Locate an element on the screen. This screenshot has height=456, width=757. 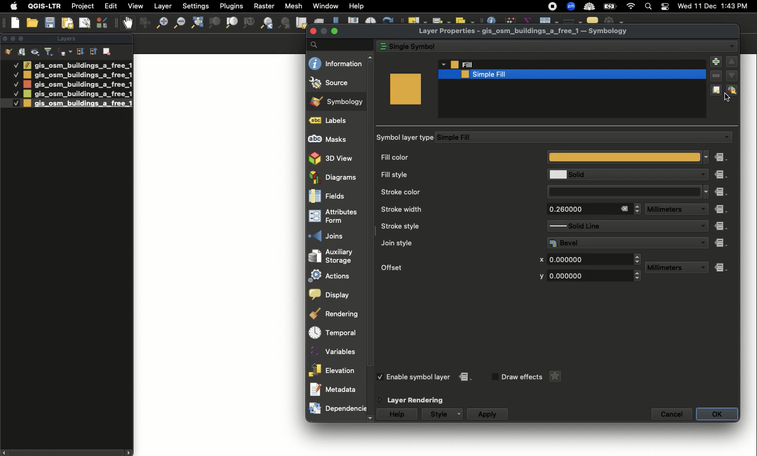
Zoom to layer is located at coordinates (232, 23).